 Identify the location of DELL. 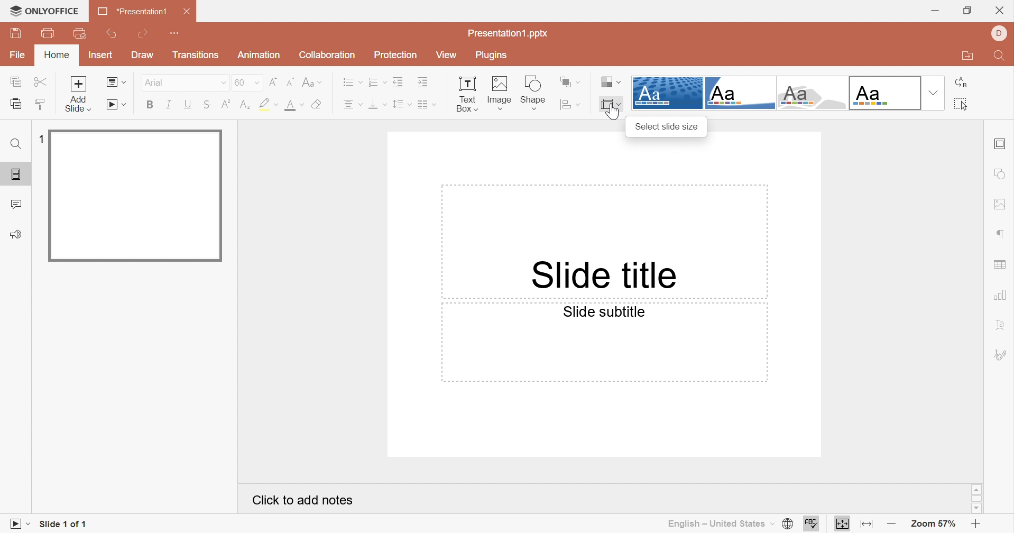
(999, 33).